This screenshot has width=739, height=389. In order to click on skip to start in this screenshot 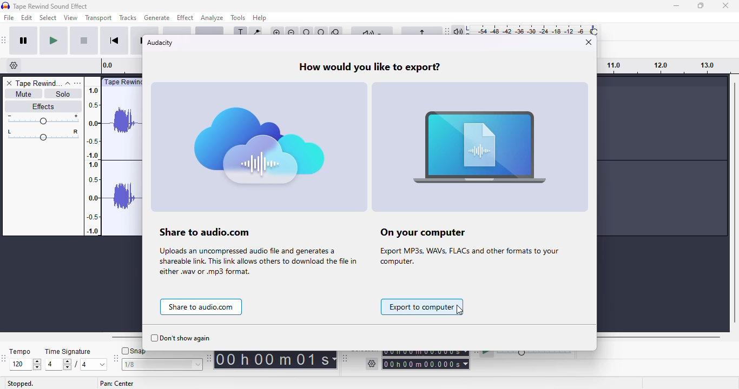, I will do `click(115, 41)`.